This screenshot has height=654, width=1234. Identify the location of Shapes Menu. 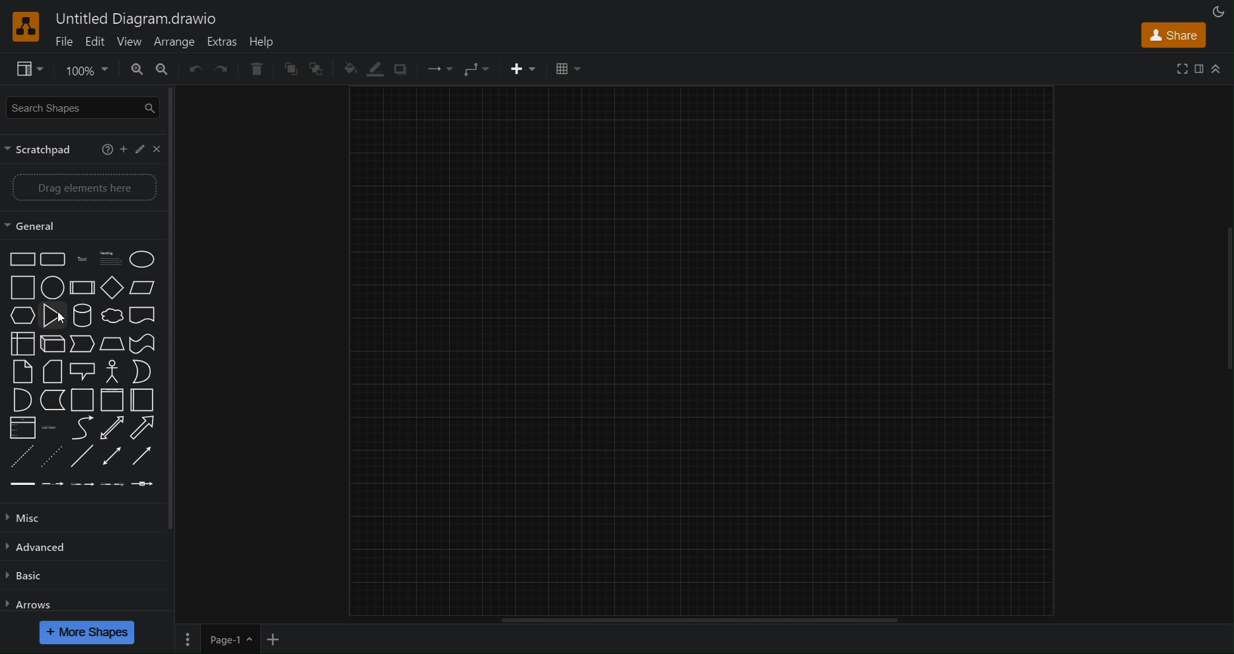
(82, 371).